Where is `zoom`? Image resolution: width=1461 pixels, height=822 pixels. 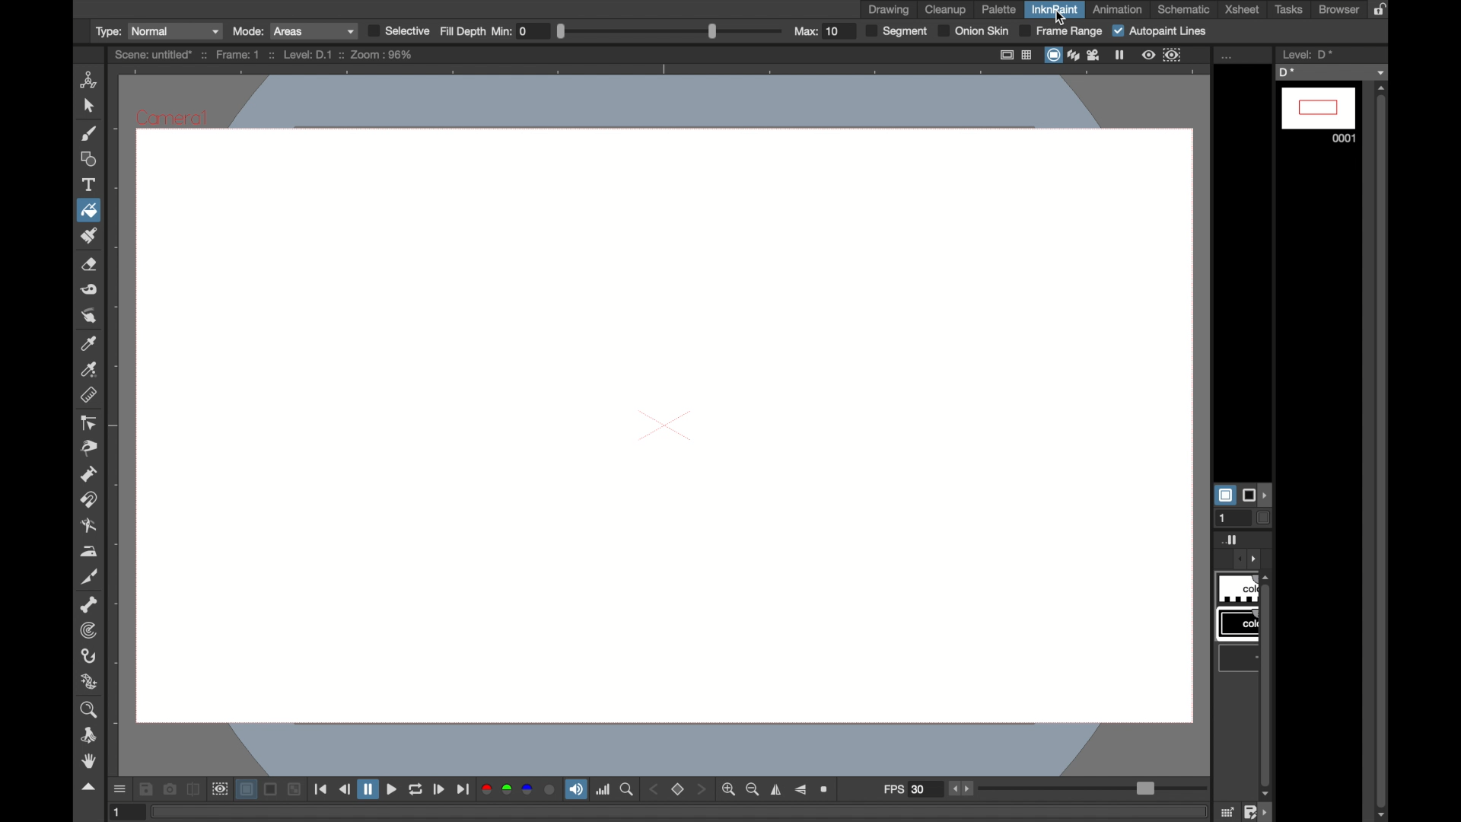
zoom is located at coordinates (825, 789).